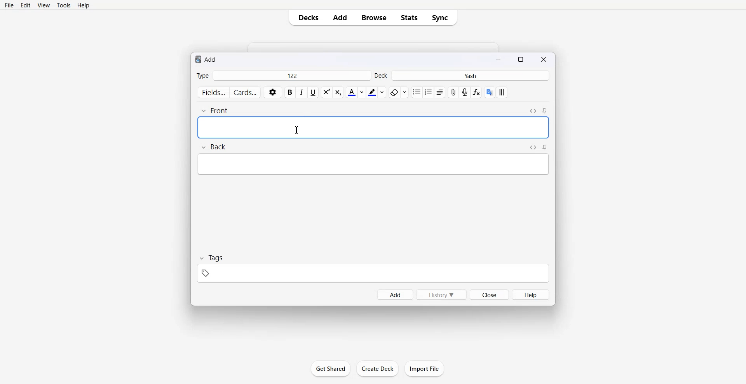 The image size is (746, 384). Describe the element at coordinates (25, 5) in the screenshot. I see `Edit` at that location.